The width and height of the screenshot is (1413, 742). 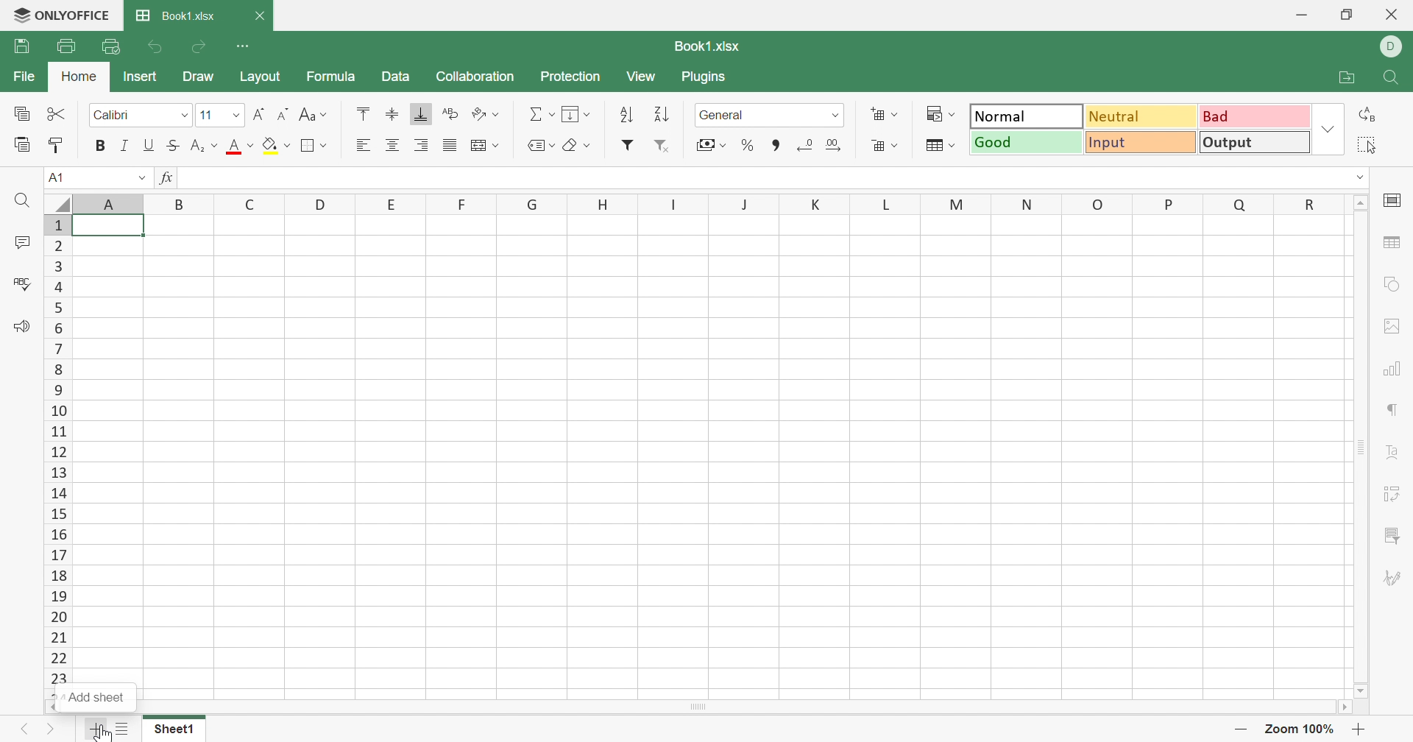 What do you see at coordinates (735, 708) in the screenshot?
I see `Scroll bar` at bounding box center [735, 708].